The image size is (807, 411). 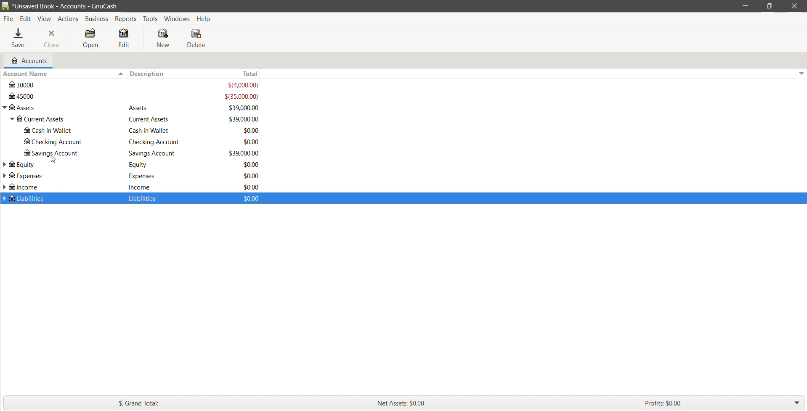 What do you see at coordinates (61, 199) in the screenshot?
I see `Liabilities` at bounding box center [61, 199].